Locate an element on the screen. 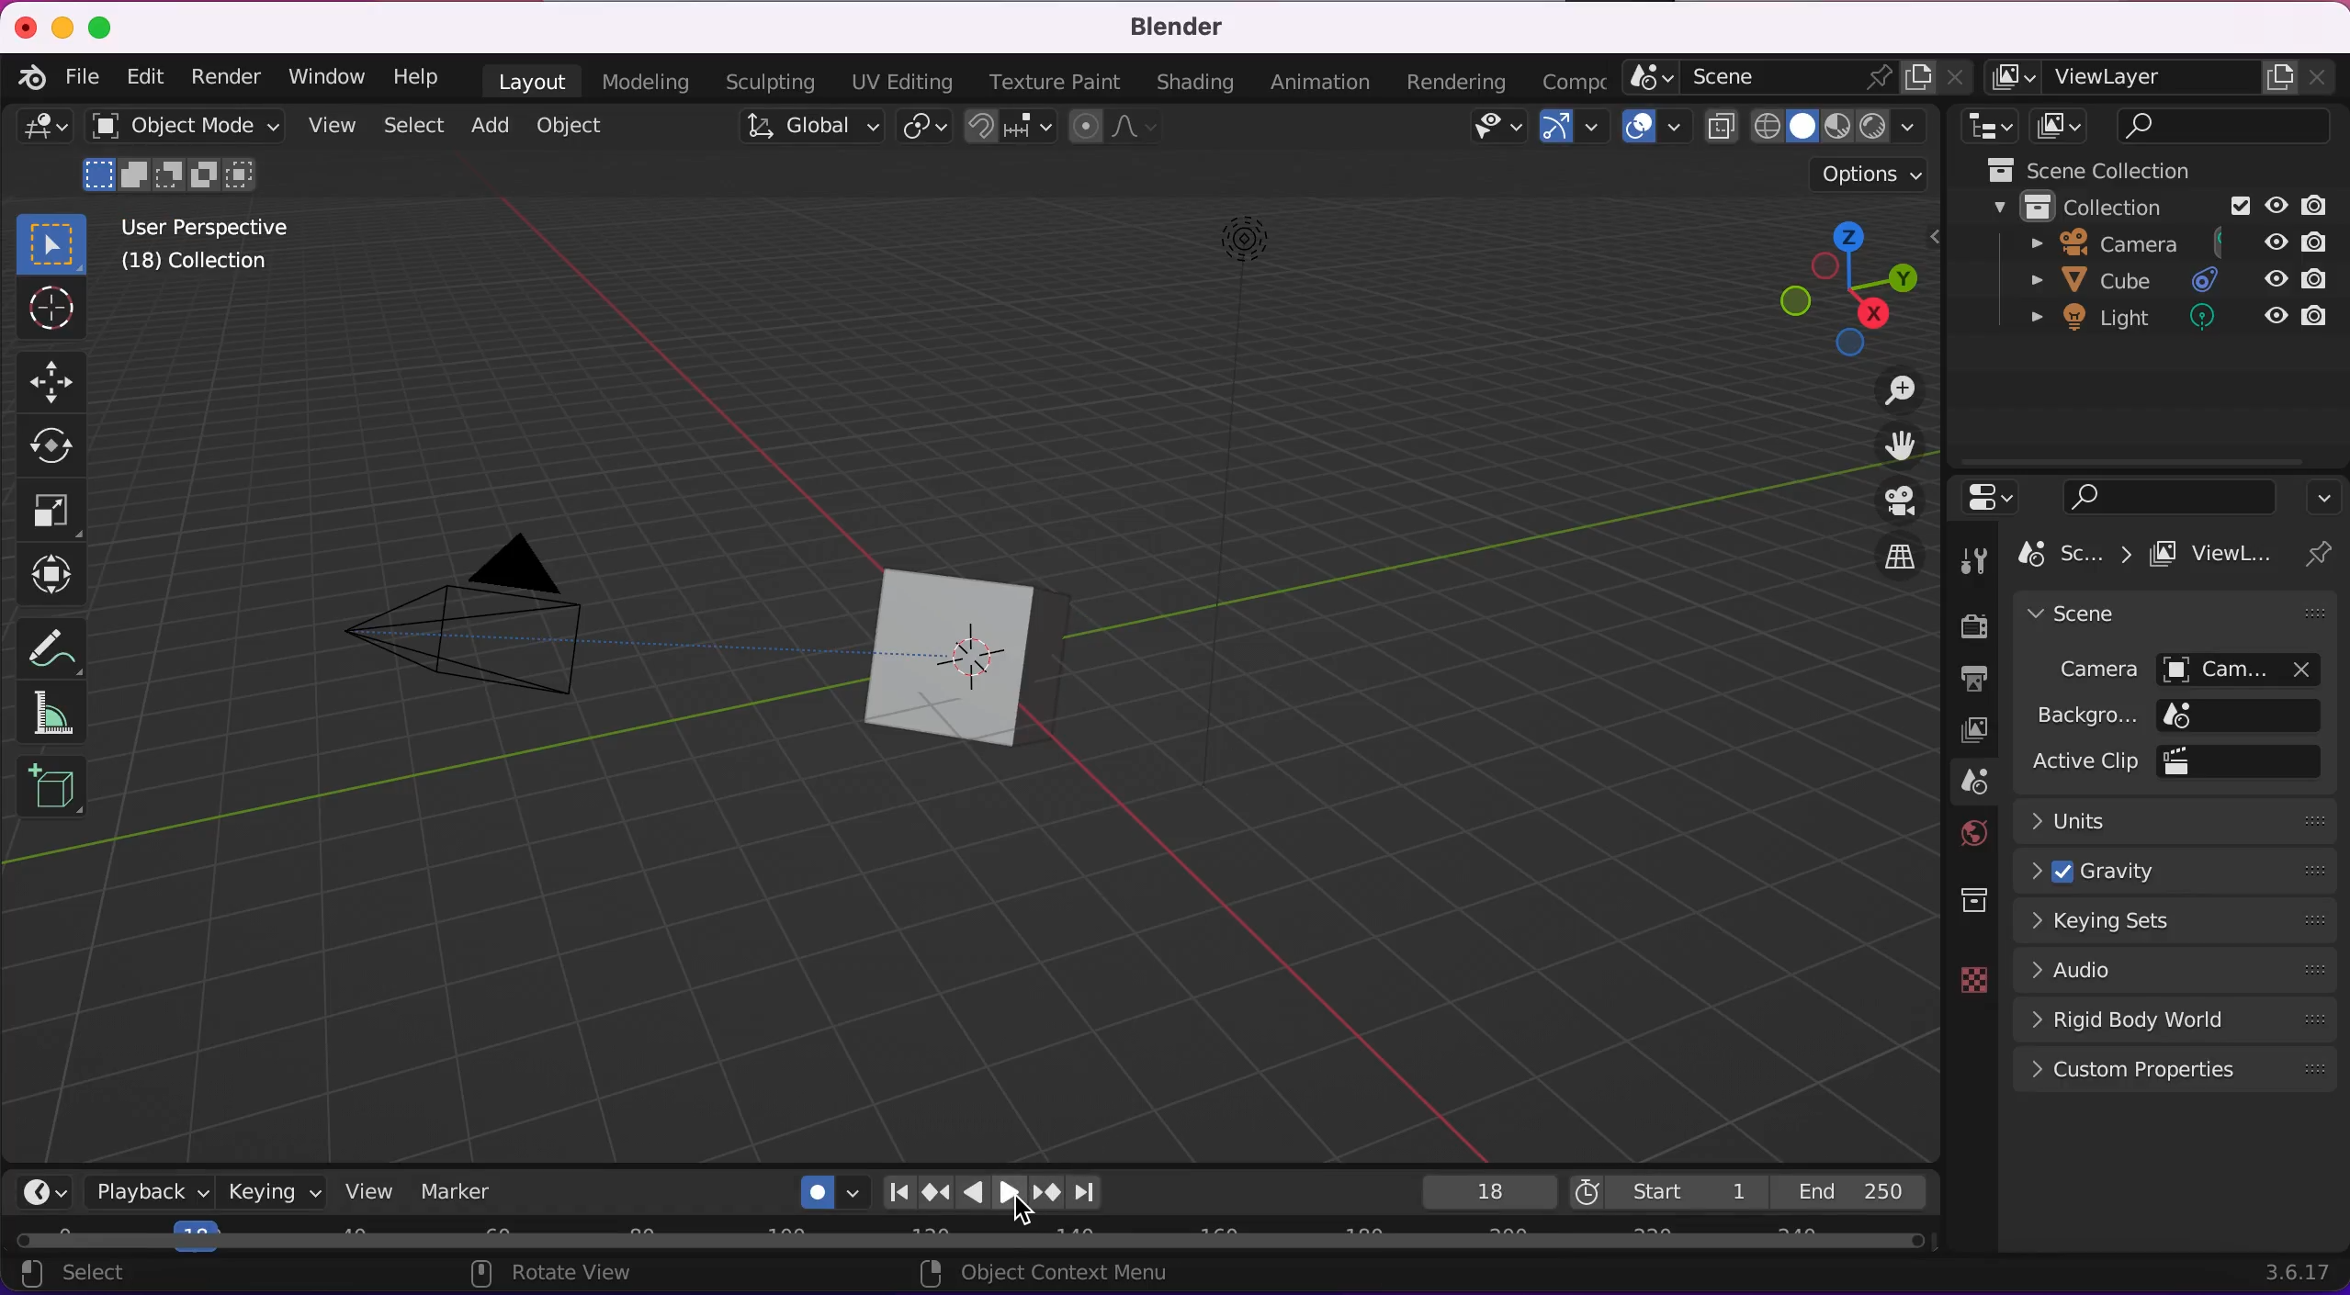  edit is located at coordinates (144, 77).